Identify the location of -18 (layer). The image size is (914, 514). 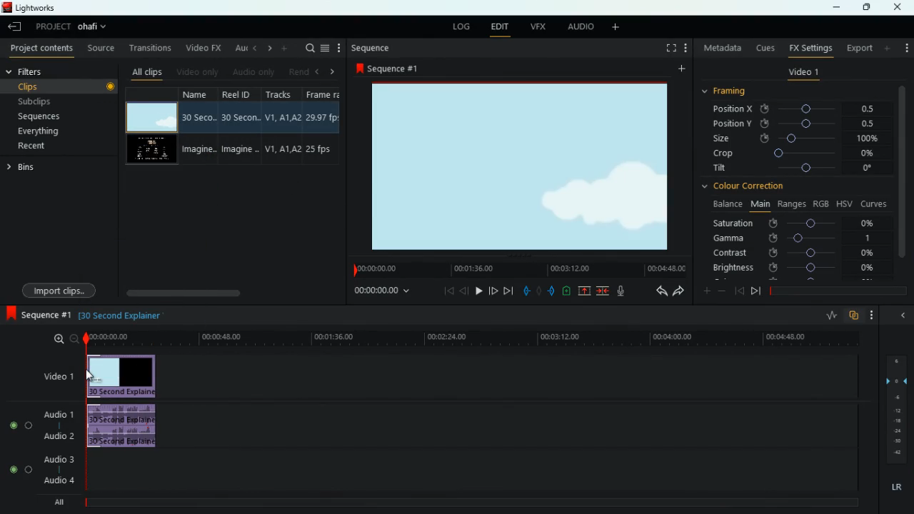
(898, 421).